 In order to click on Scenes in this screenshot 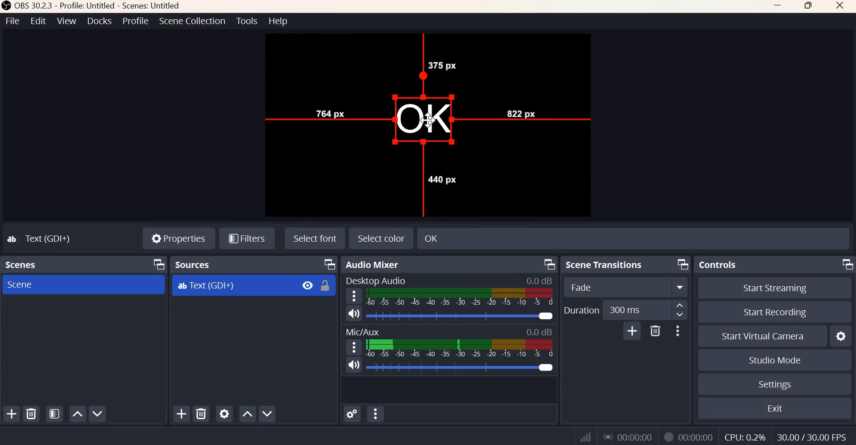, I will do `click(23, 264)`.